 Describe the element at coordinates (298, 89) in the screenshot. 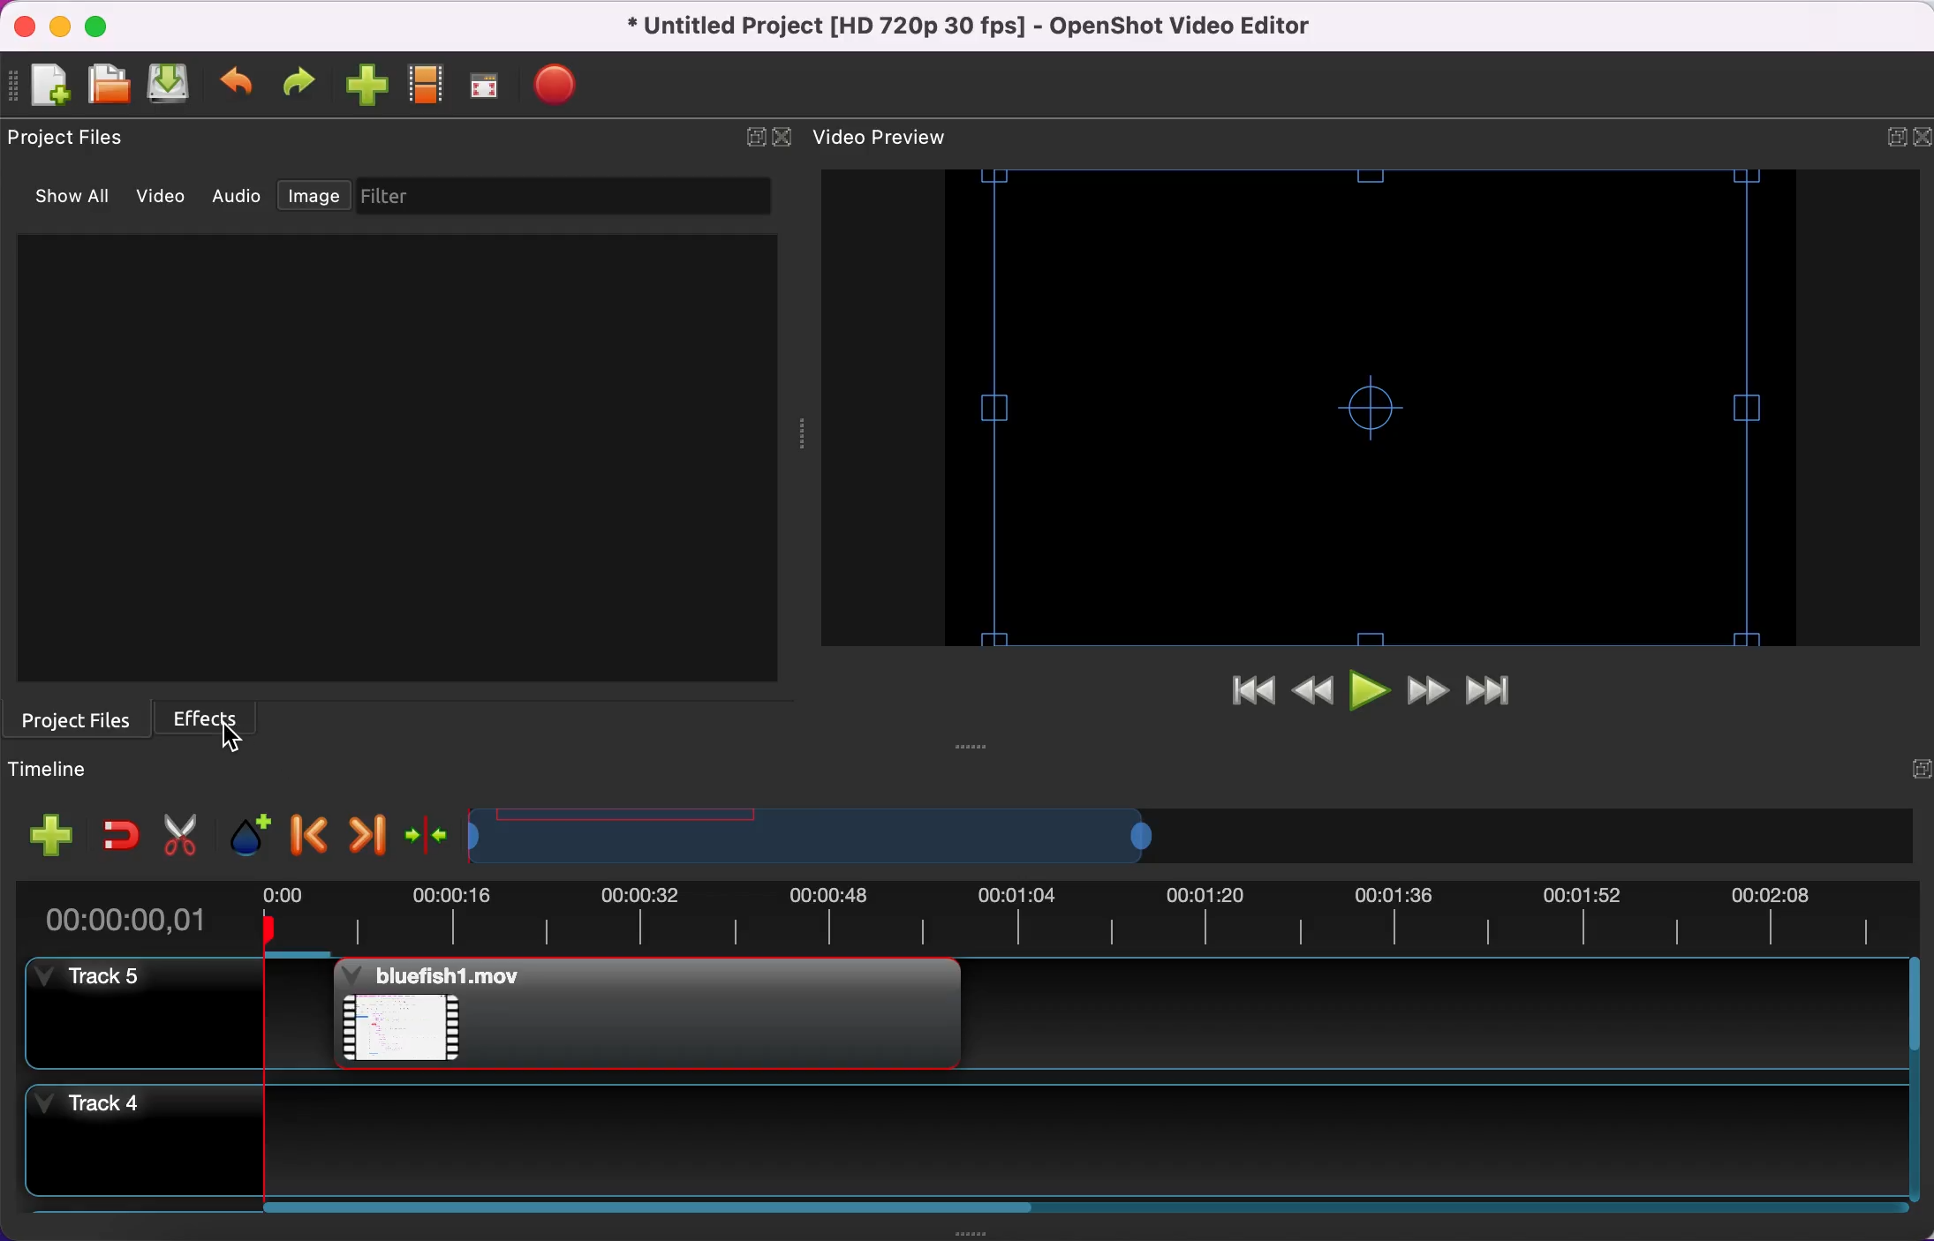

I see `redo` at that location.